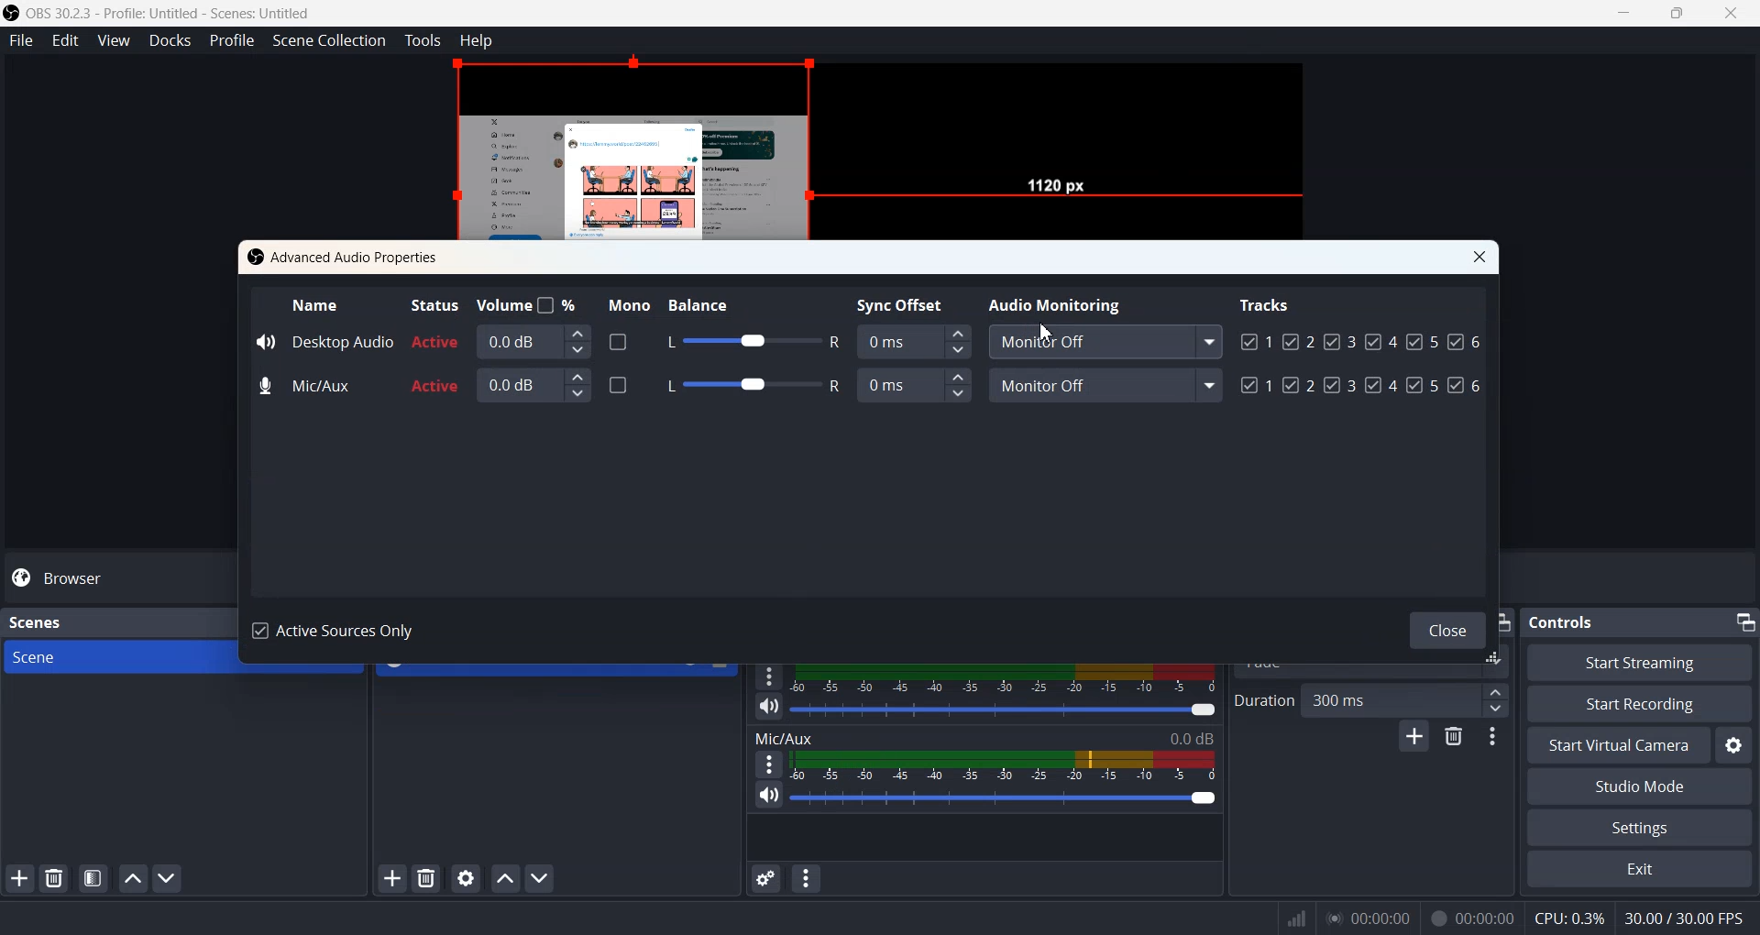  I want to click on Advance audio properties, so click(764, 878).